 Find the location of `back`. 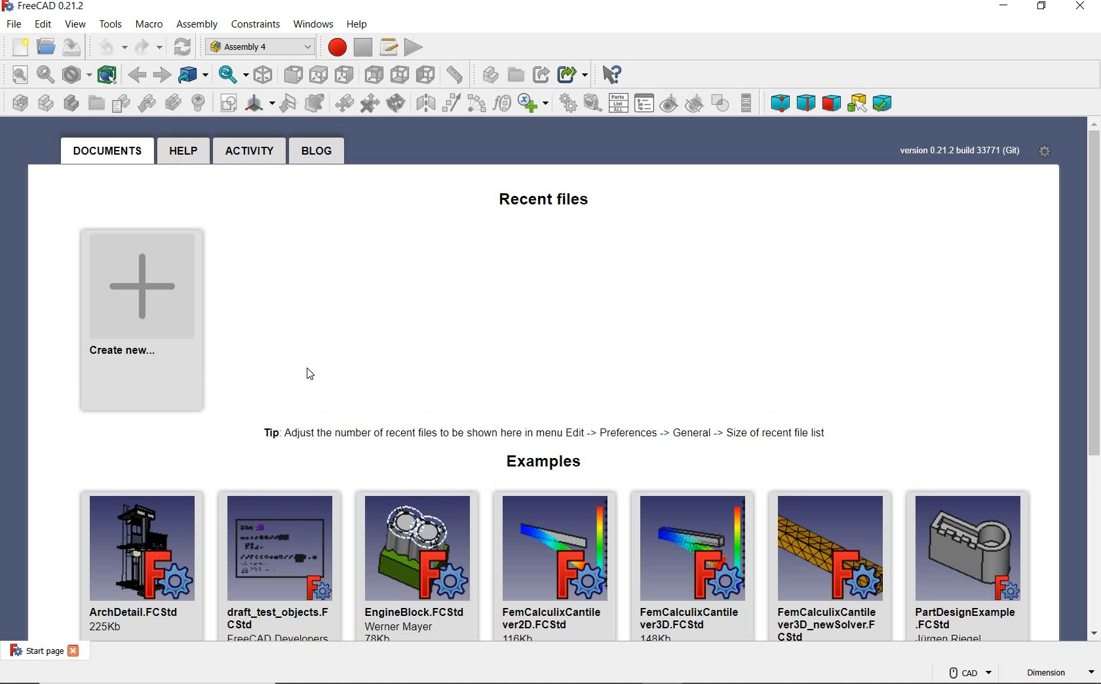

back is located at coordinates (138, 76).